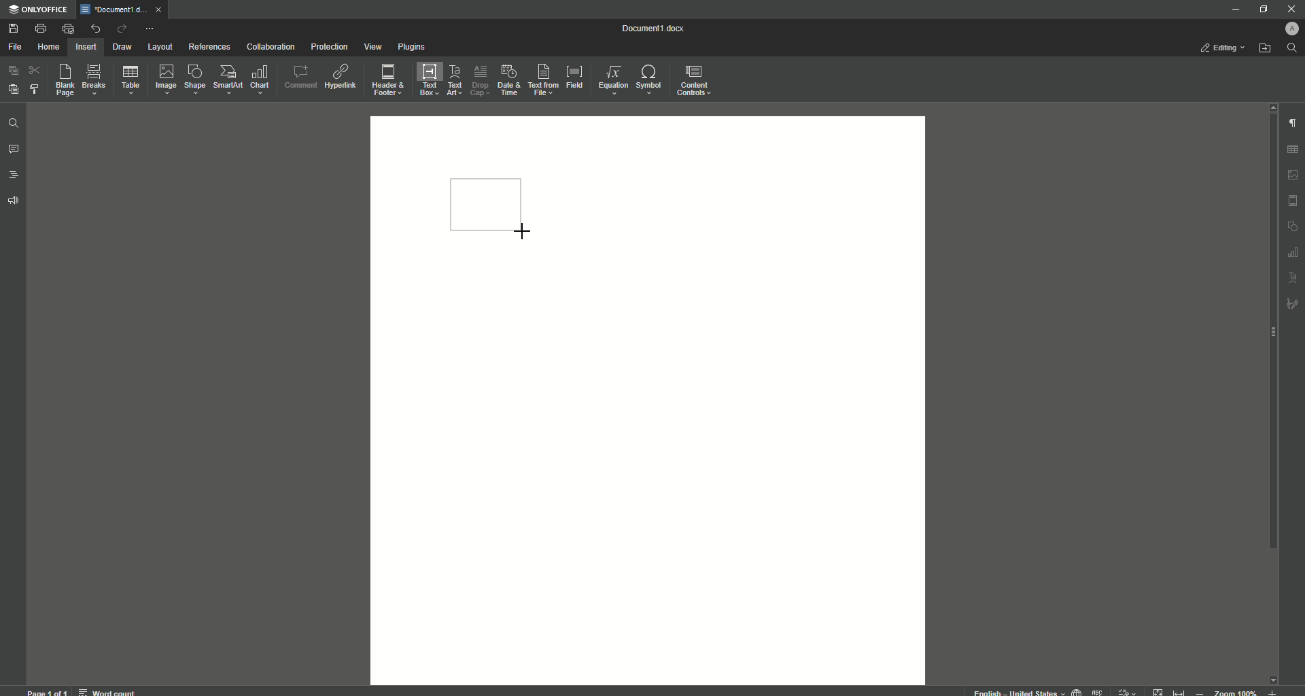 This screenshot has height=696, width=1305. Describe the element at coordinates (14, 71) in the screenshot. I see `Copy` at that location.